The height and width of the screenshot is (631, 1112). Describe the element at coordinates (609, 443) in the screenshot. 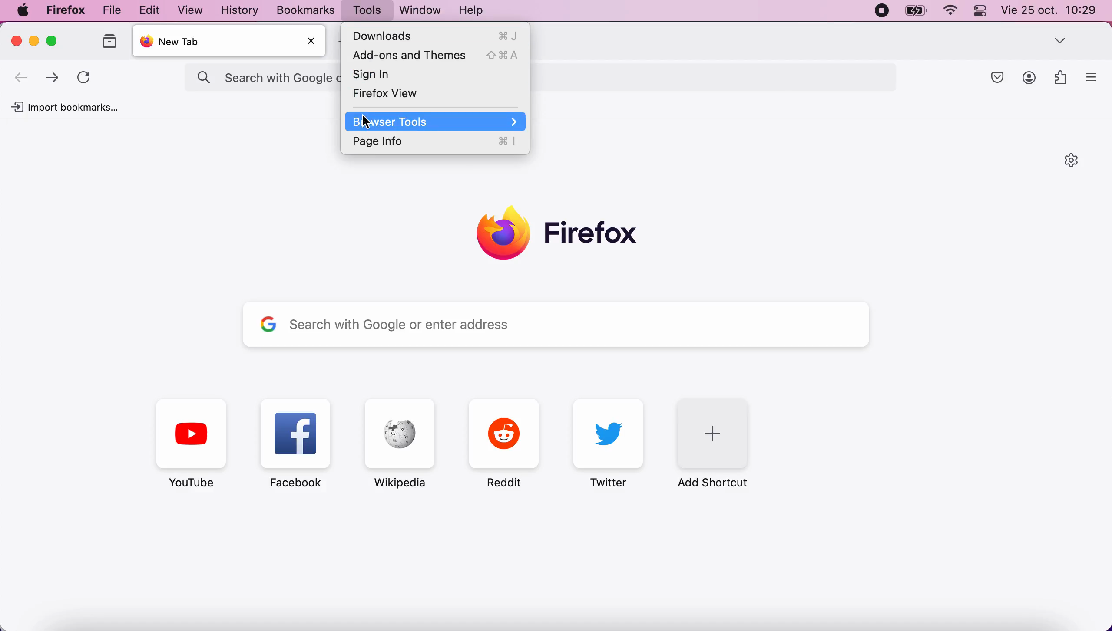

I see `Twitter` at that location.